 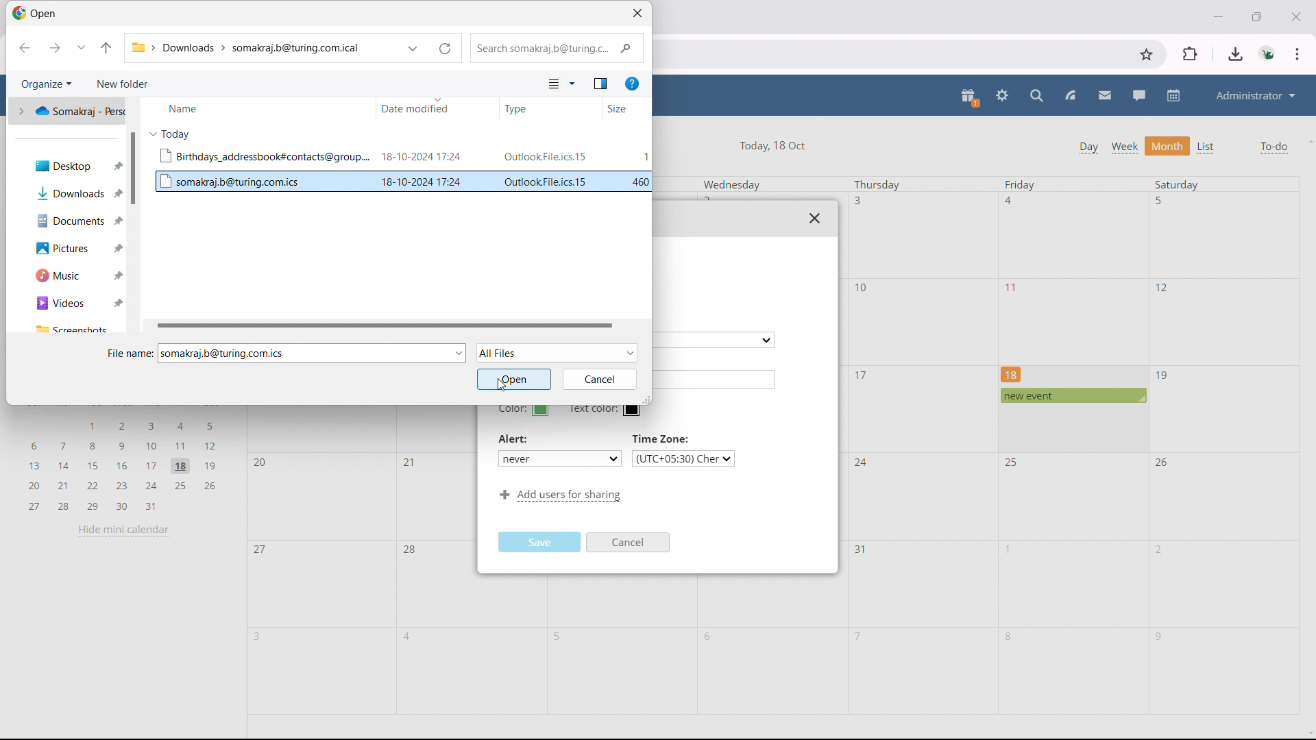 I want to click on To-do, so click(x=1274, y=147).